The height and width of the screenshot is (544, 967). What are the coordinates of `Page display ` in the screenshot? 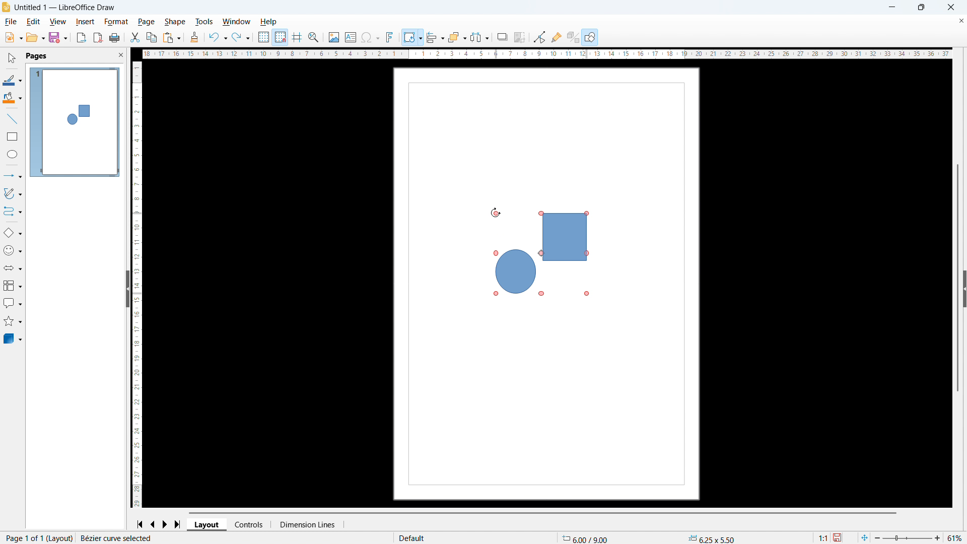 It's located at (75, 122).